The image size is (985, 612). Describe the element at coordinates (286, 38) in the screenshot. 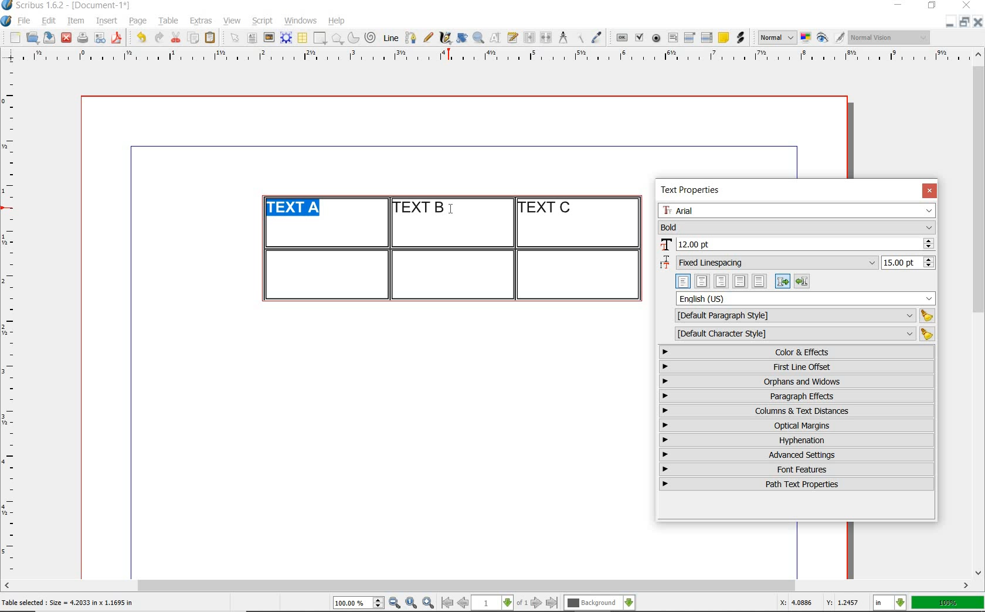

I see `render frame` at that location.